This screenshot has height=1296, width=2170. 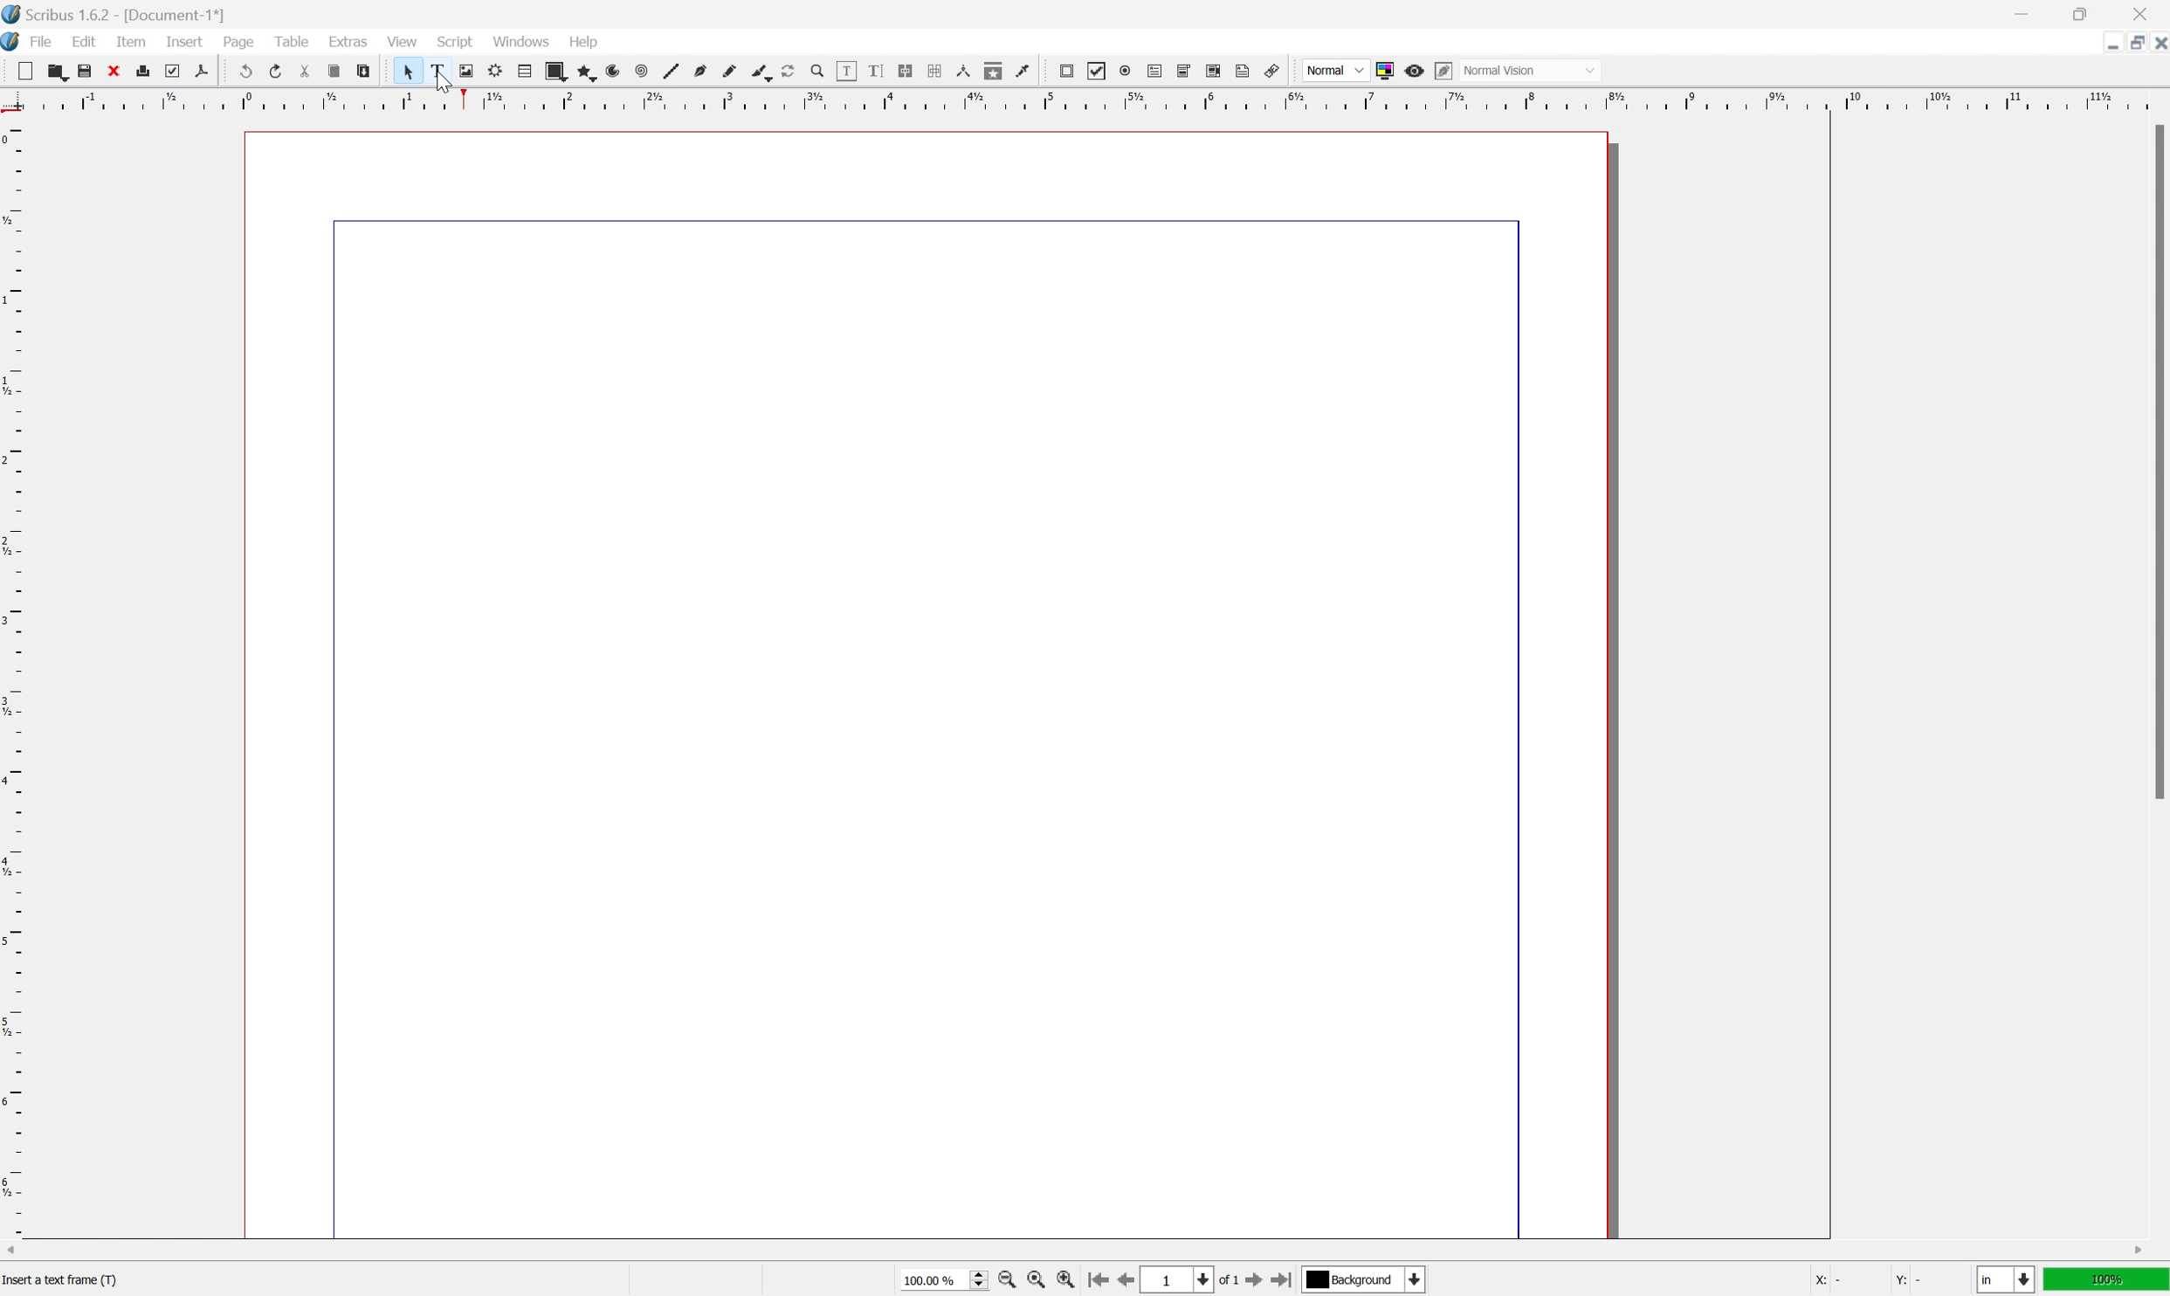 What do you see at coordinates (905, 70) in the screenshot?
I see `link text frames` at bounding box center [905, 70].